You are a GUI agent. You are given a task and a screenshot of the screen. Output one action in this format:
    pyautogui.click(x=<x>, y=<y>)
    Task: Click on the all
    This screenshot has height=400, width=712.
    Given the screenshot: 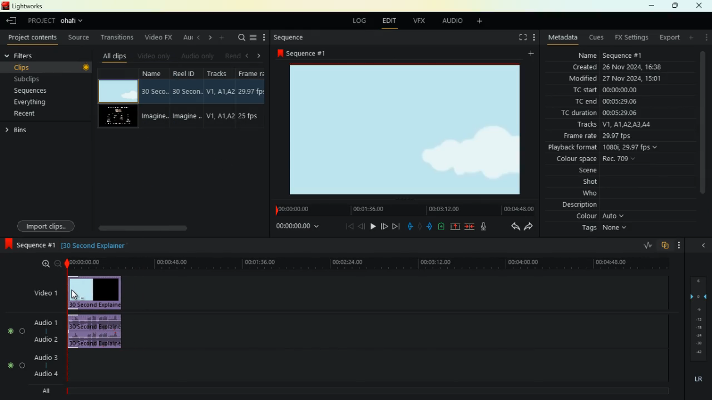 What is the action you would take?
    pyautogui.click(x=44, y=392)
    